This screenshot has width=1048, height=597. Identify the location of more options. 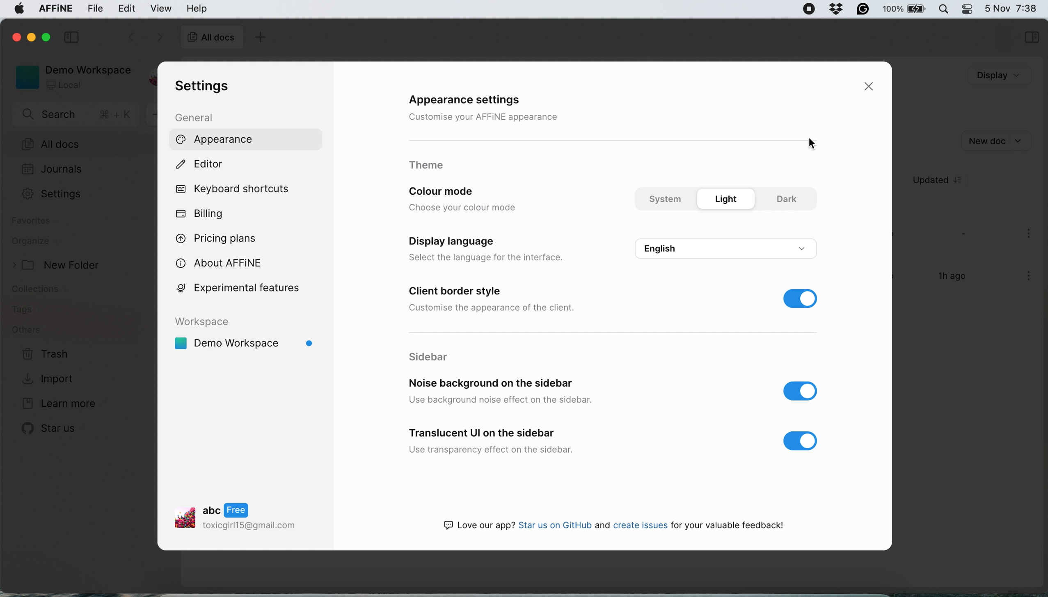
(1025, 277).